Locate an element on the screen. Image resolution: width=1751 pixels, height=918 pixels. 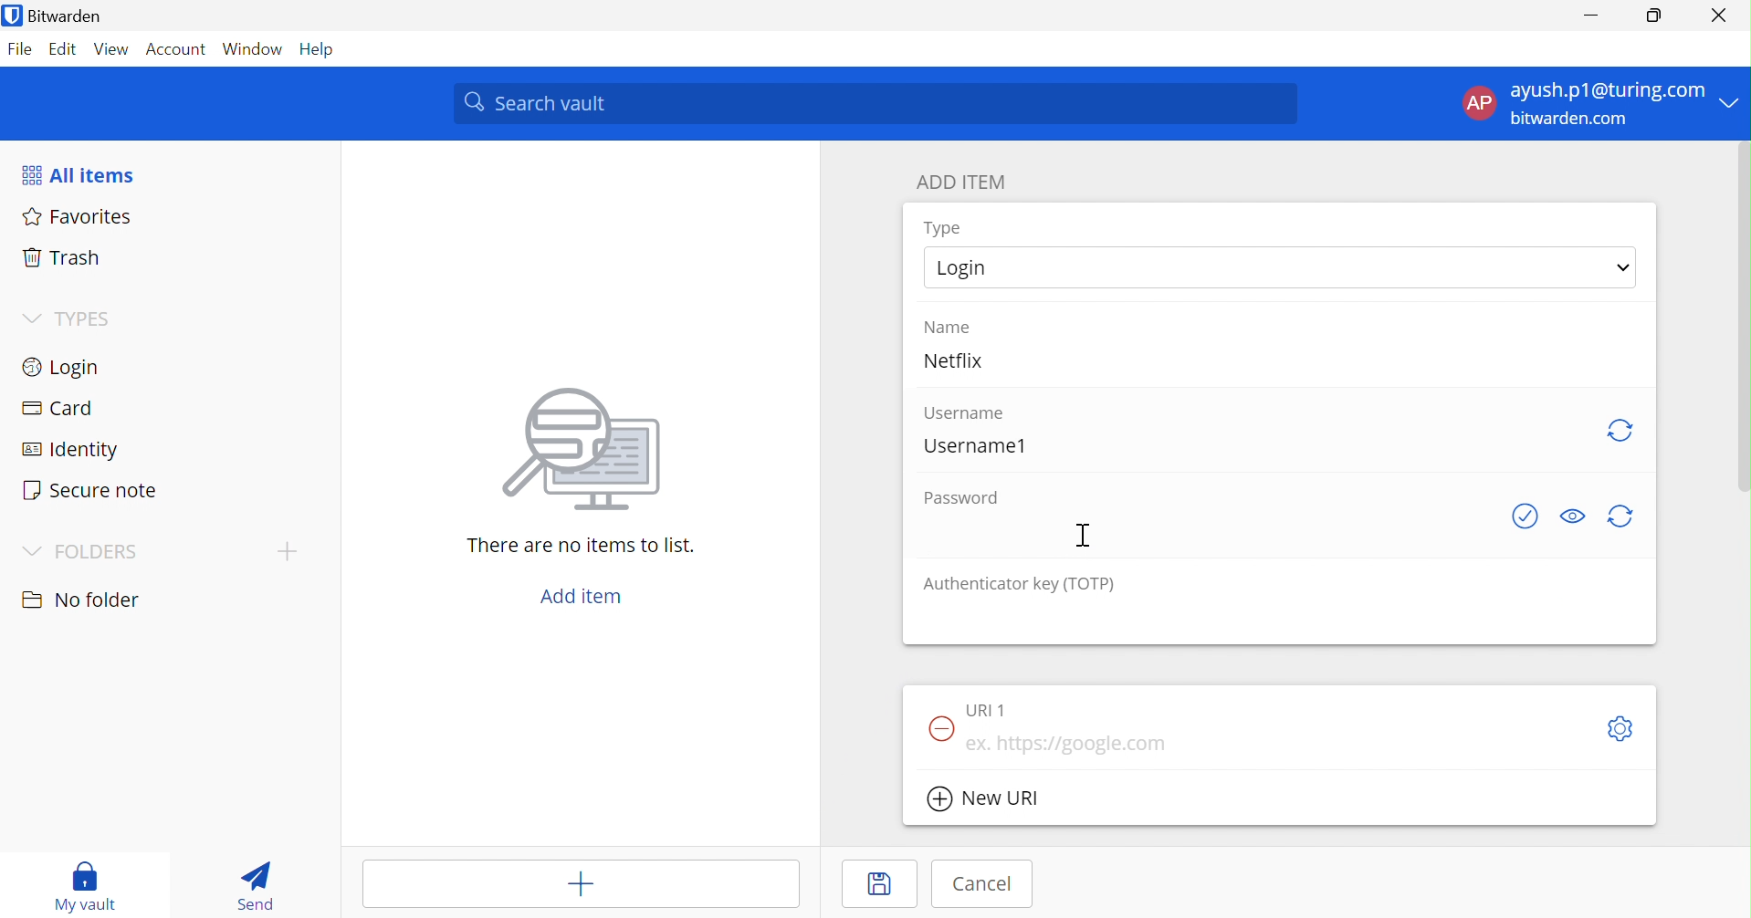
All items is located at coordinates (79, 172).